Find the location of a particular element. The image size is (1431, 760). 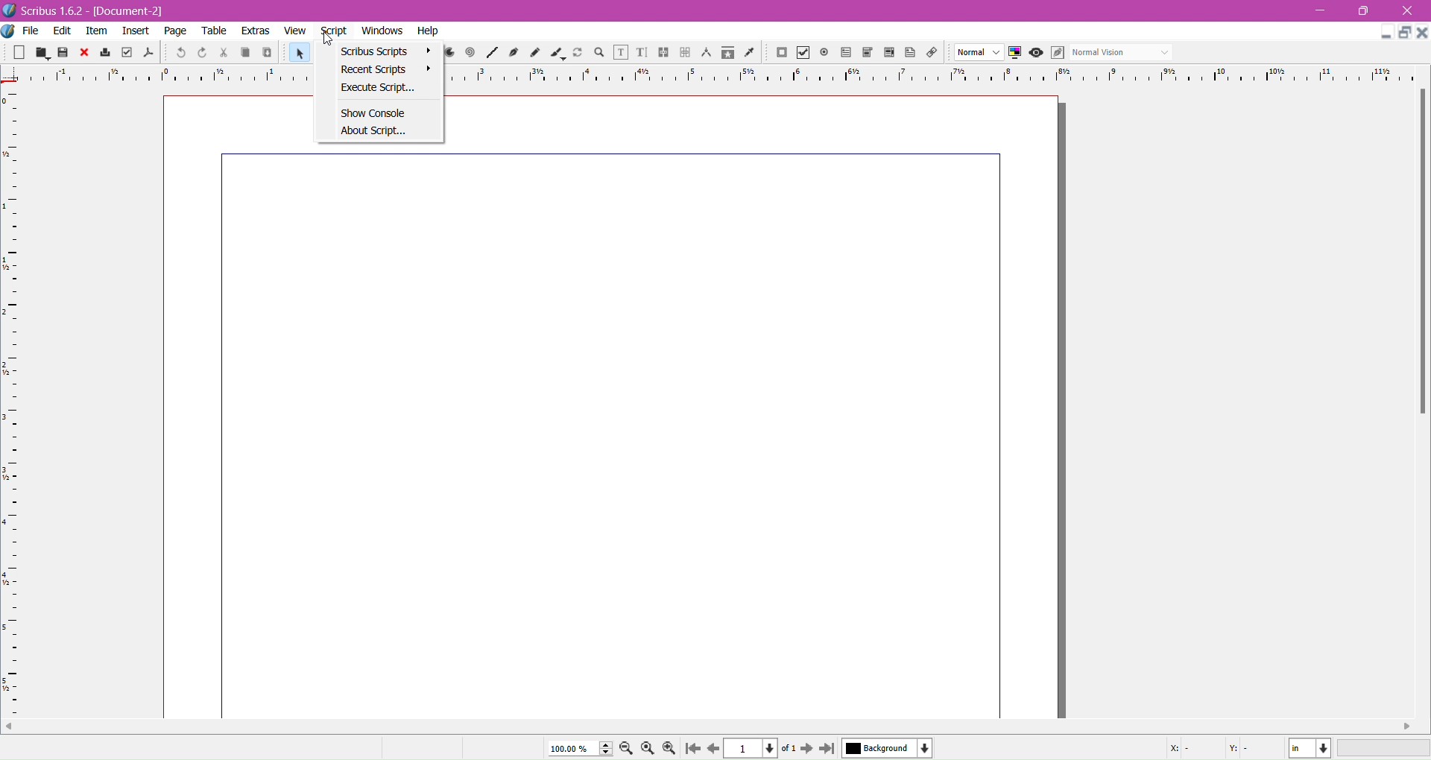

Item is located at coordinates (96, 31).